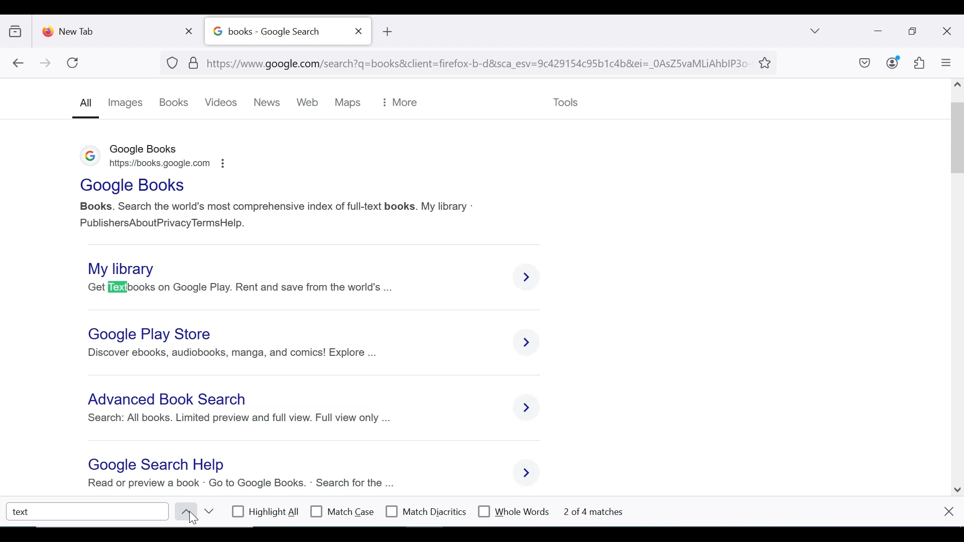 This screenshot has height=542, width=964. What do you see at coordinates (222, 103) in the screenshot?
I see `videos` at bounding box center [222, 103].